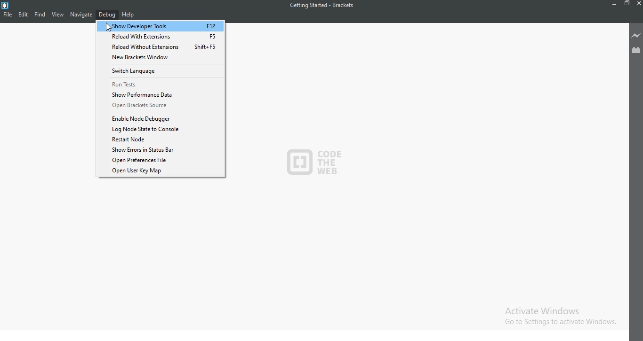  Describe the element at coordinates (24, 15) in the screenshot. I see `Edit` at that location.